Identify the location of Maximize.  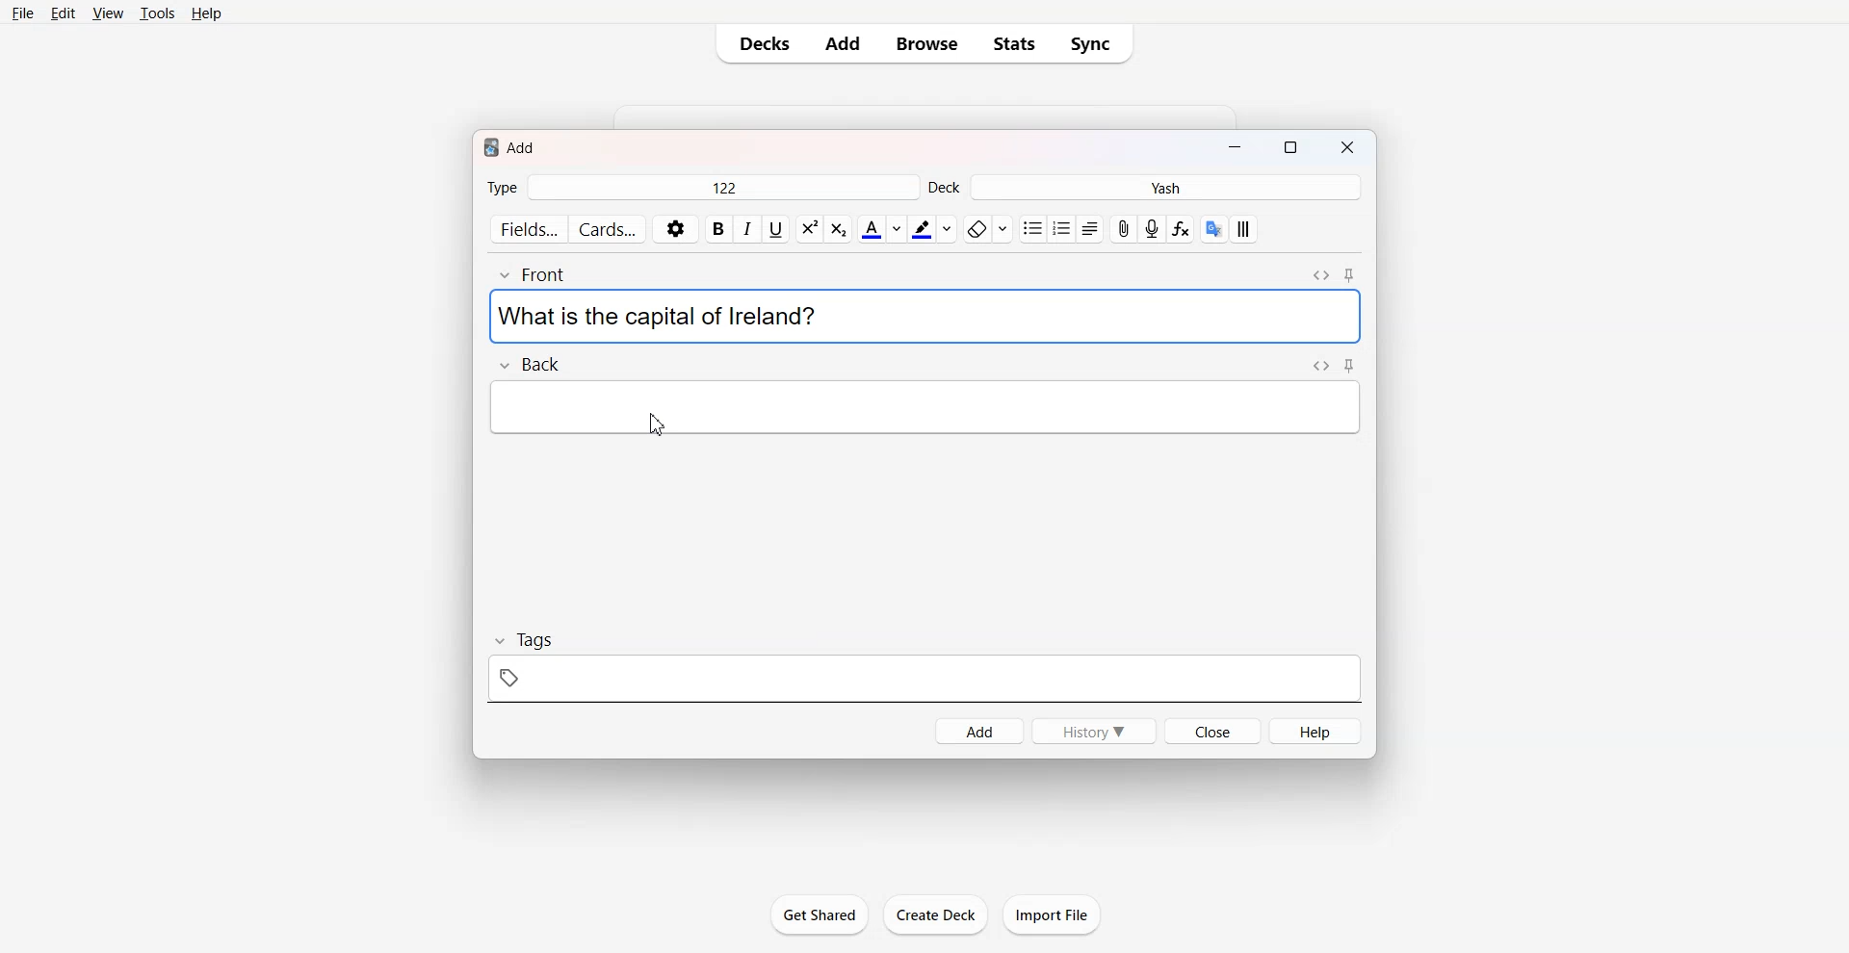
(1294, 149).